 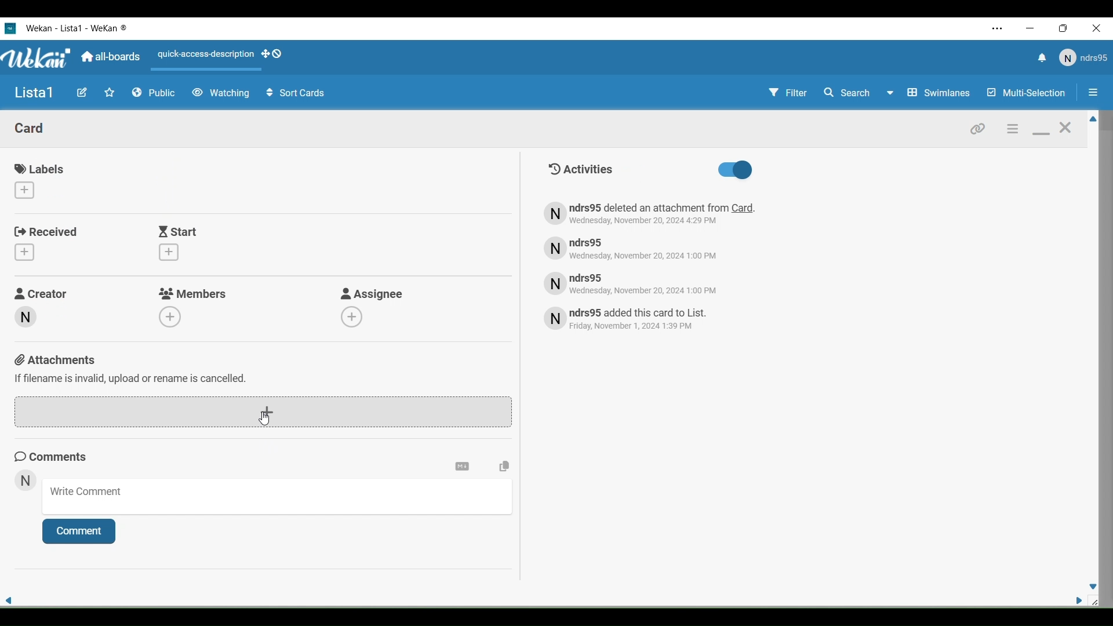 I want to click on Minimize, so click(x=1031, y=28).